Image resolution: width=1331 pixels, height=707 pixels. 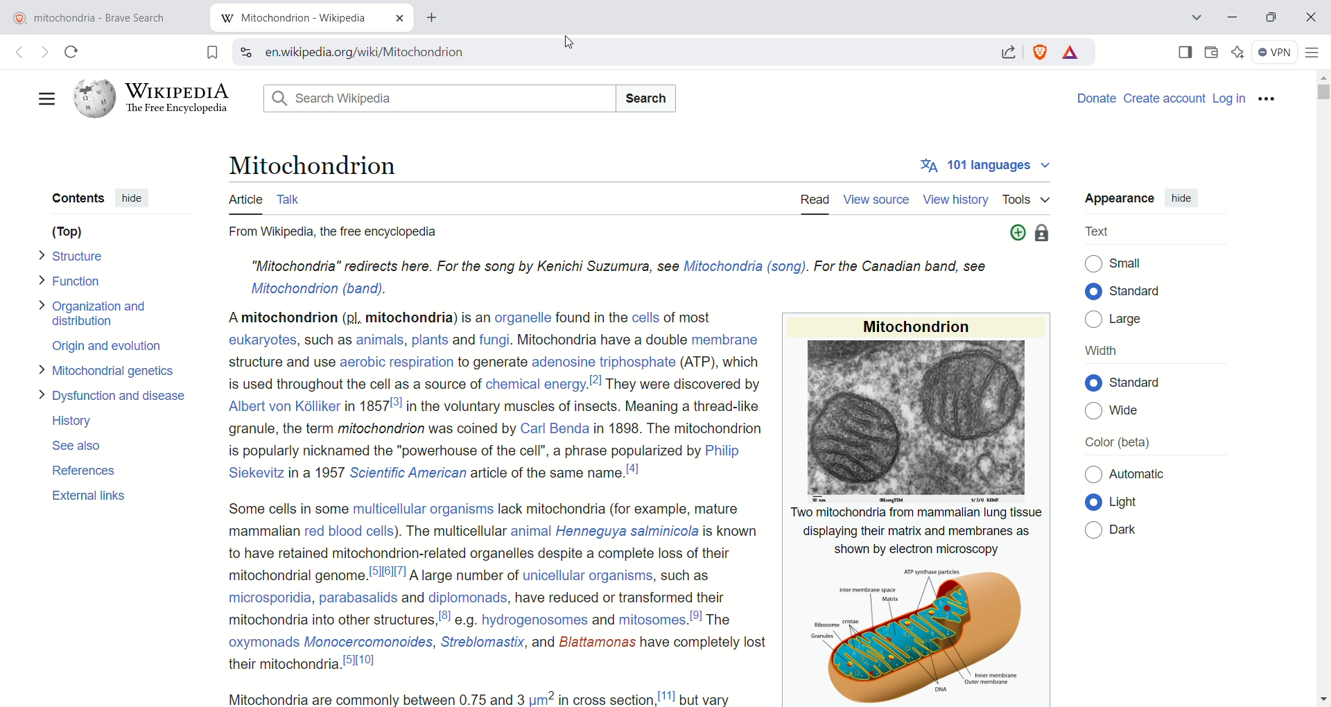 What do you see at coordinates (1120, 196) in the screenshot?
I see `Appearance` at bounding box center [1120, 196].